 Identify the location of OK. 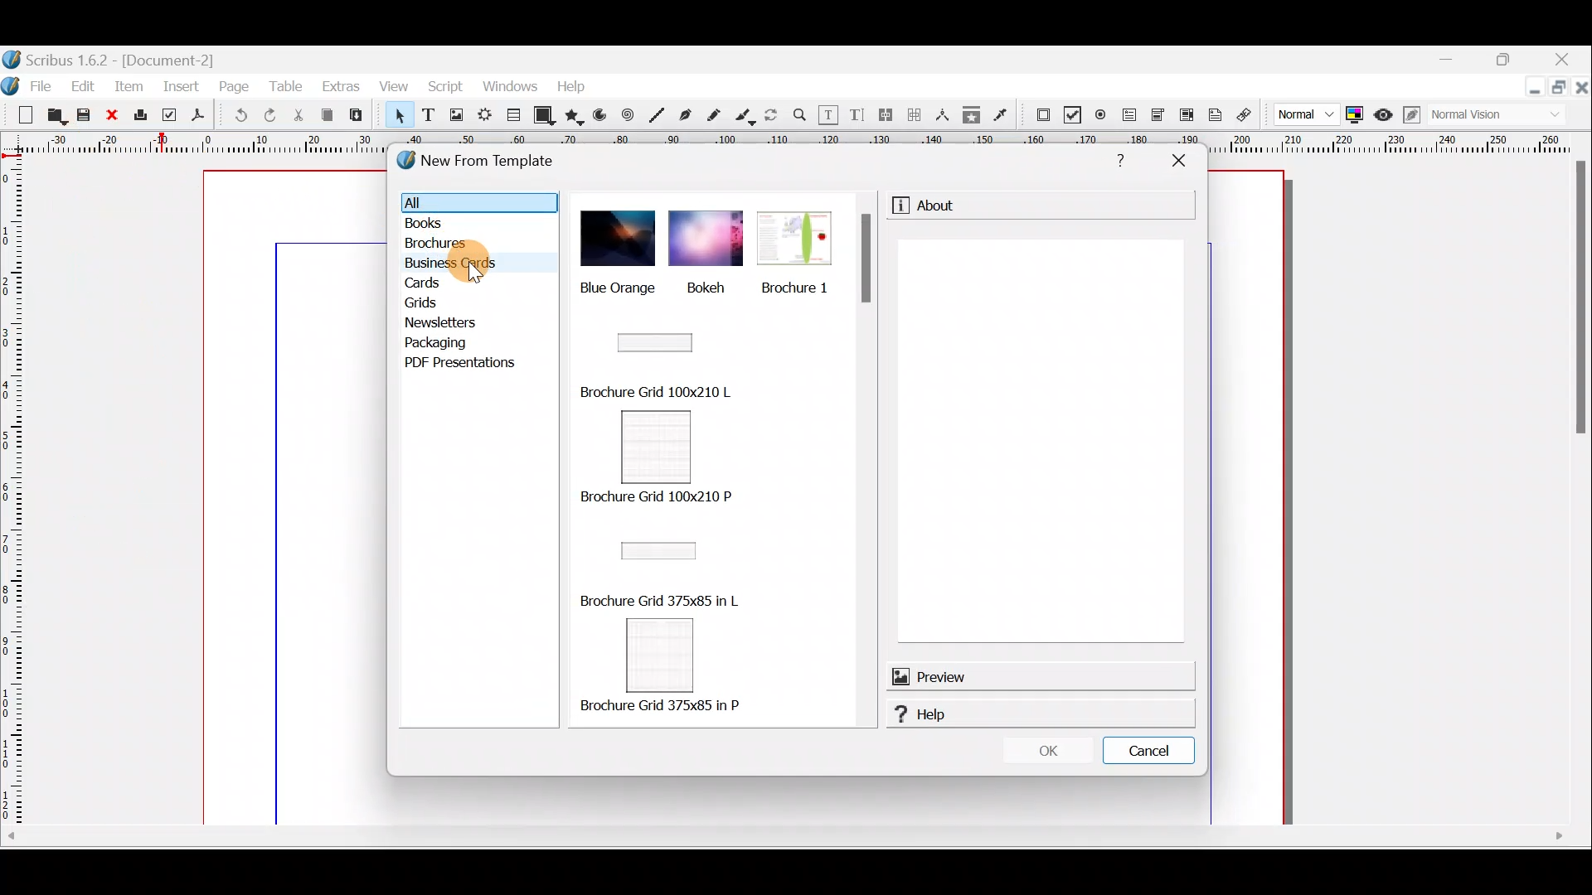
(1047, 754).